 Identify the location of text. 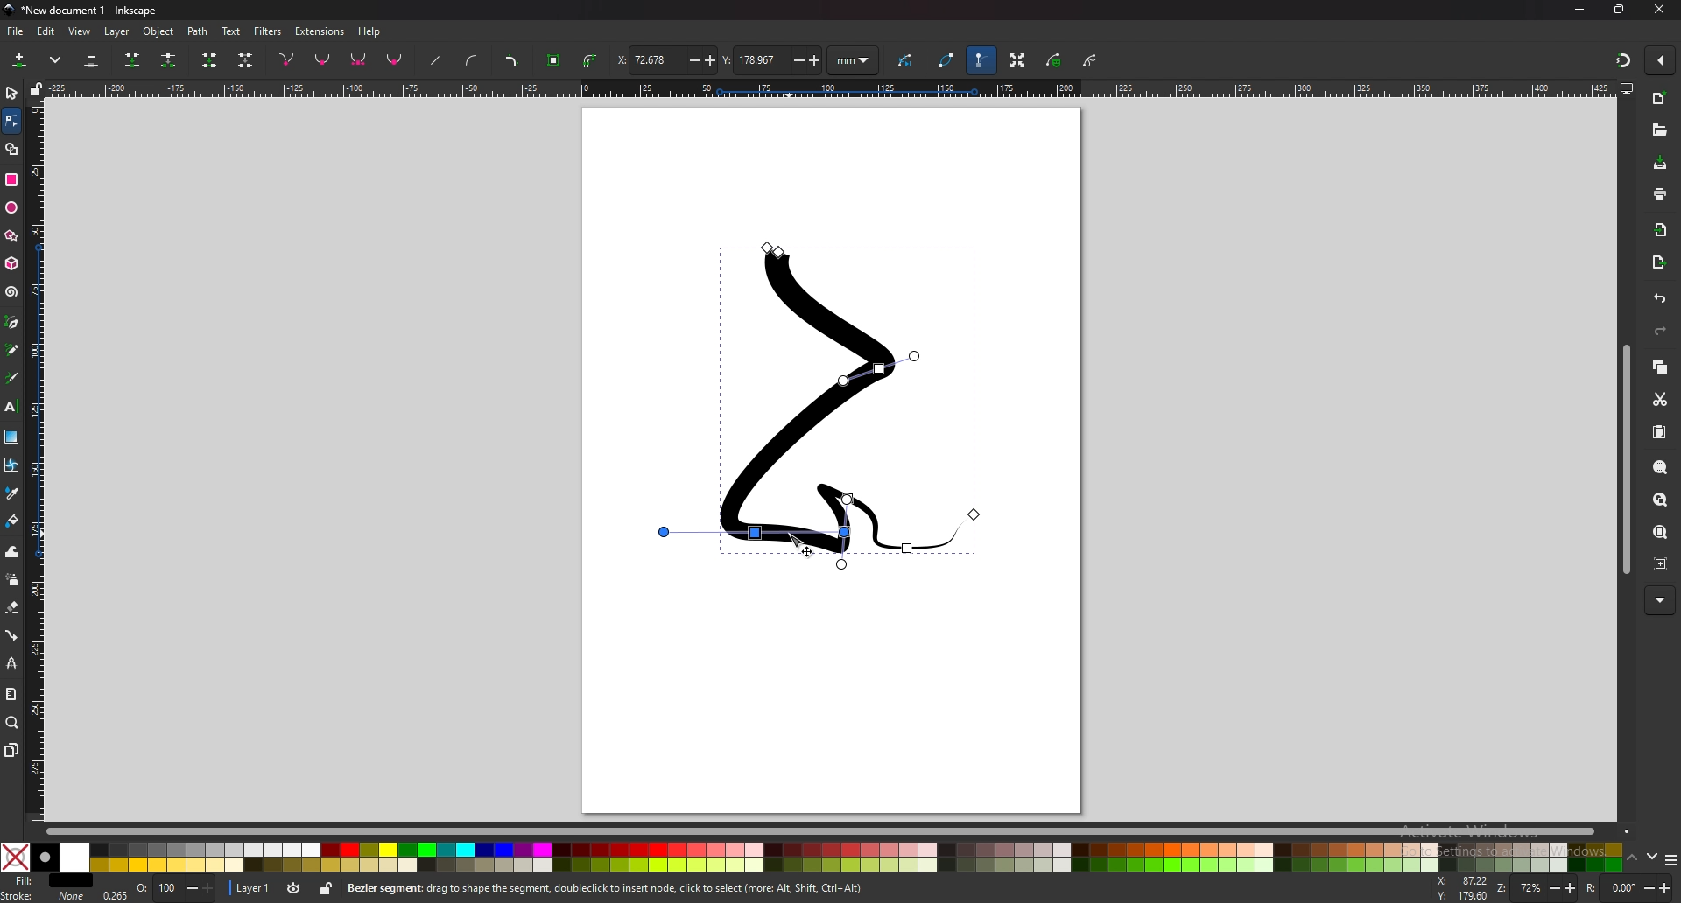
(230, 31).